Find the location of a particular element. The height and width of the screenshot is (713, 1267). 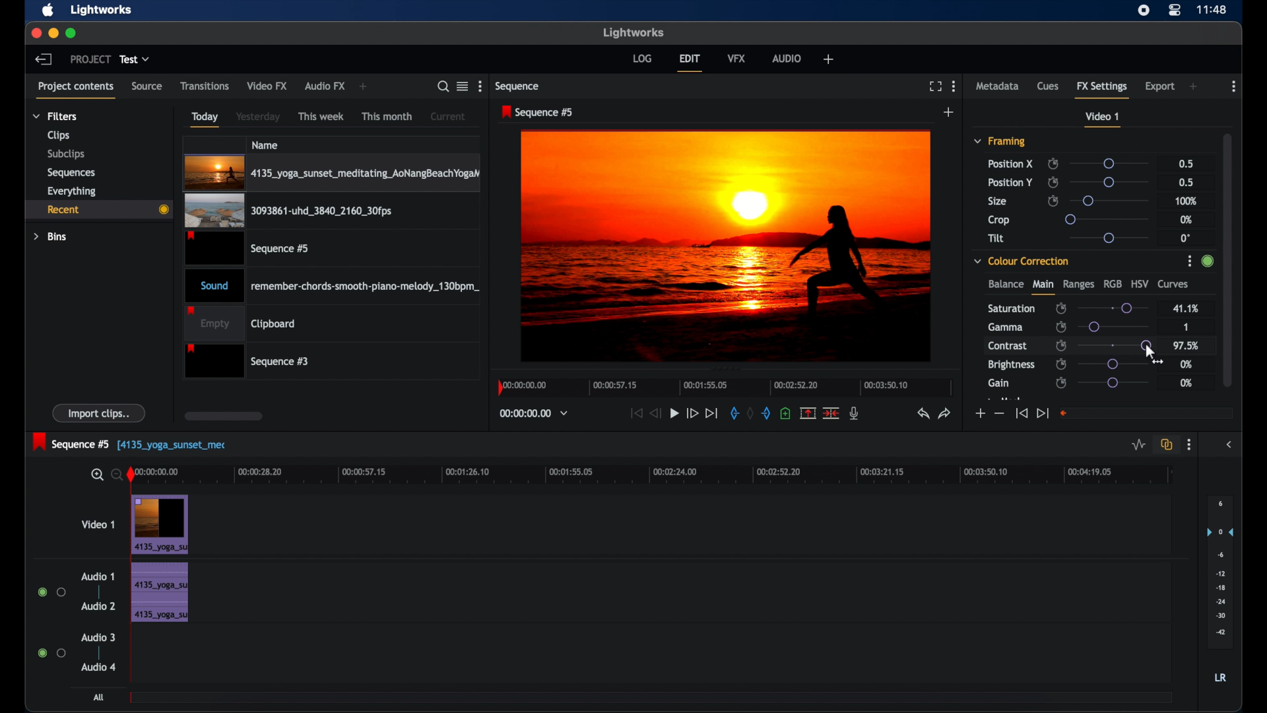

enable/disable keyframes is located at coordinates (1062, 345).